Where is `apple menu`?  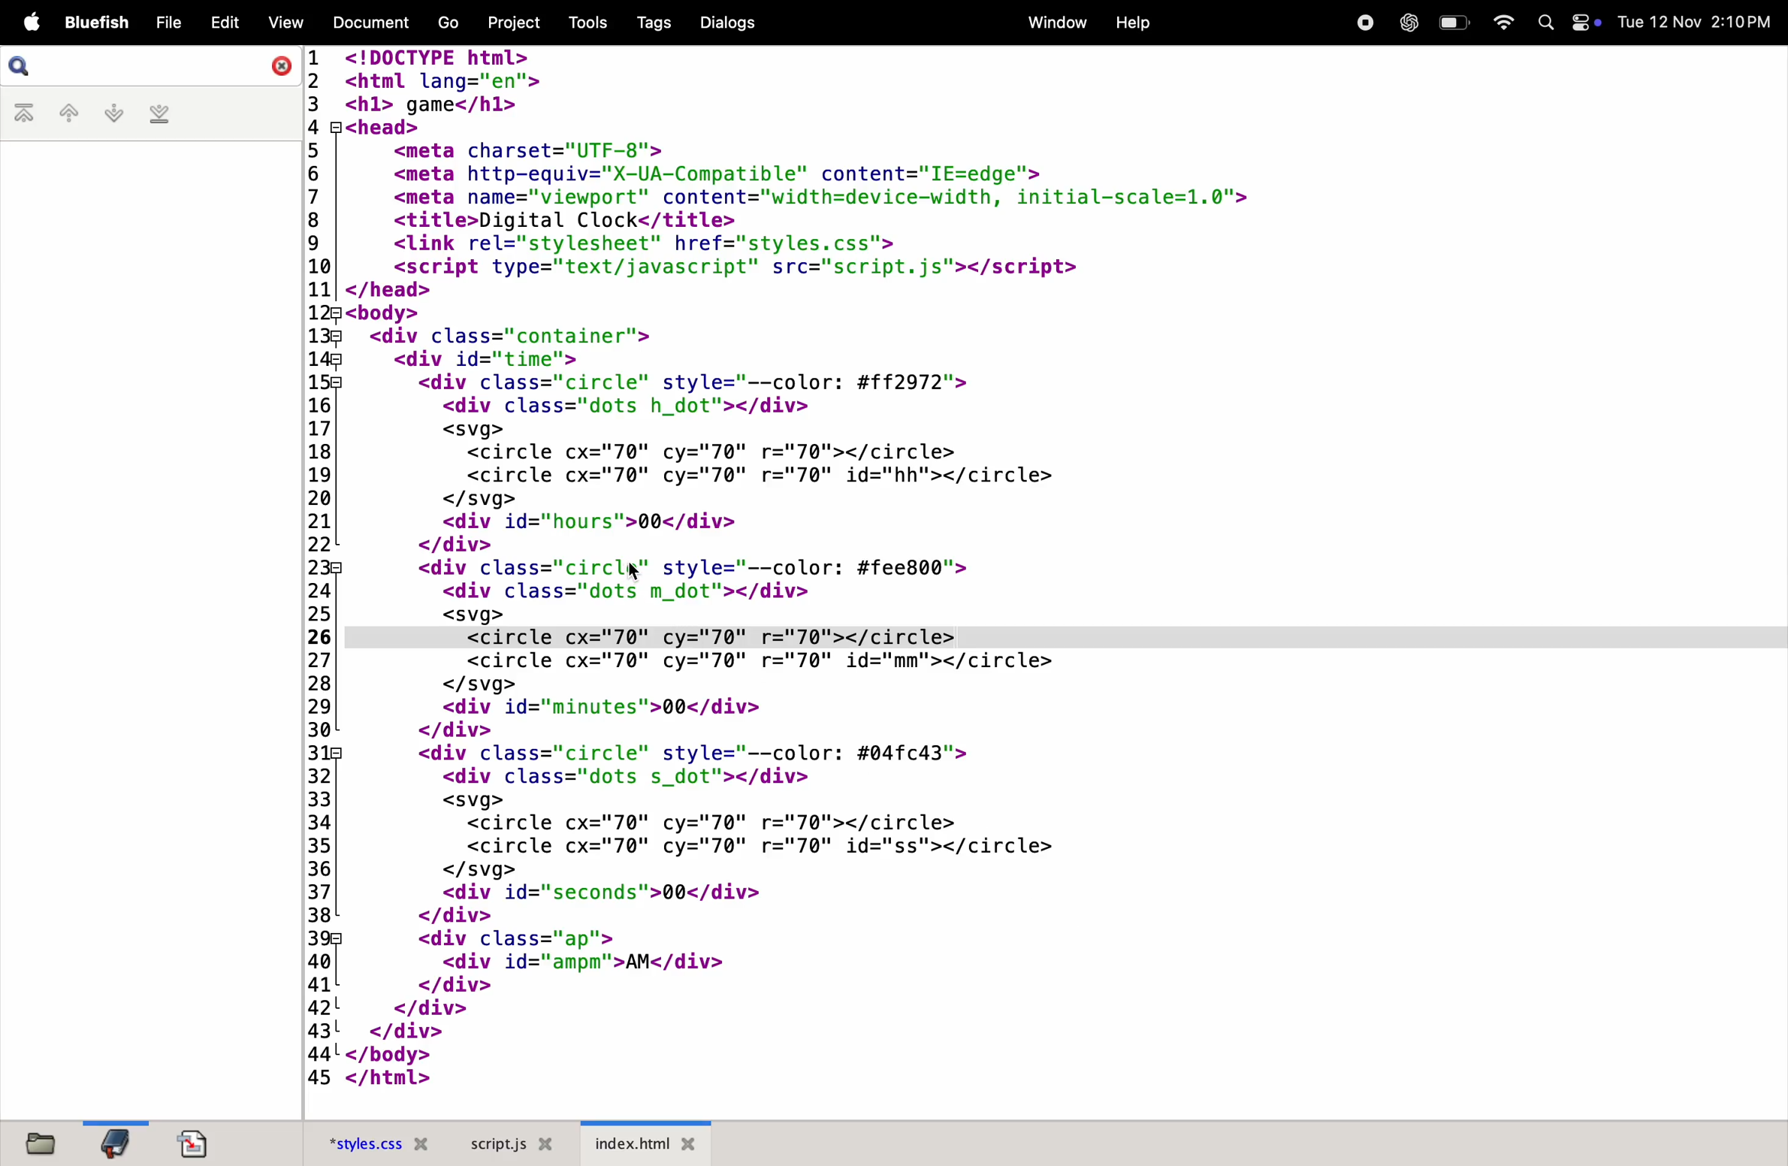
apple menu is located at coordinates (32, 22).